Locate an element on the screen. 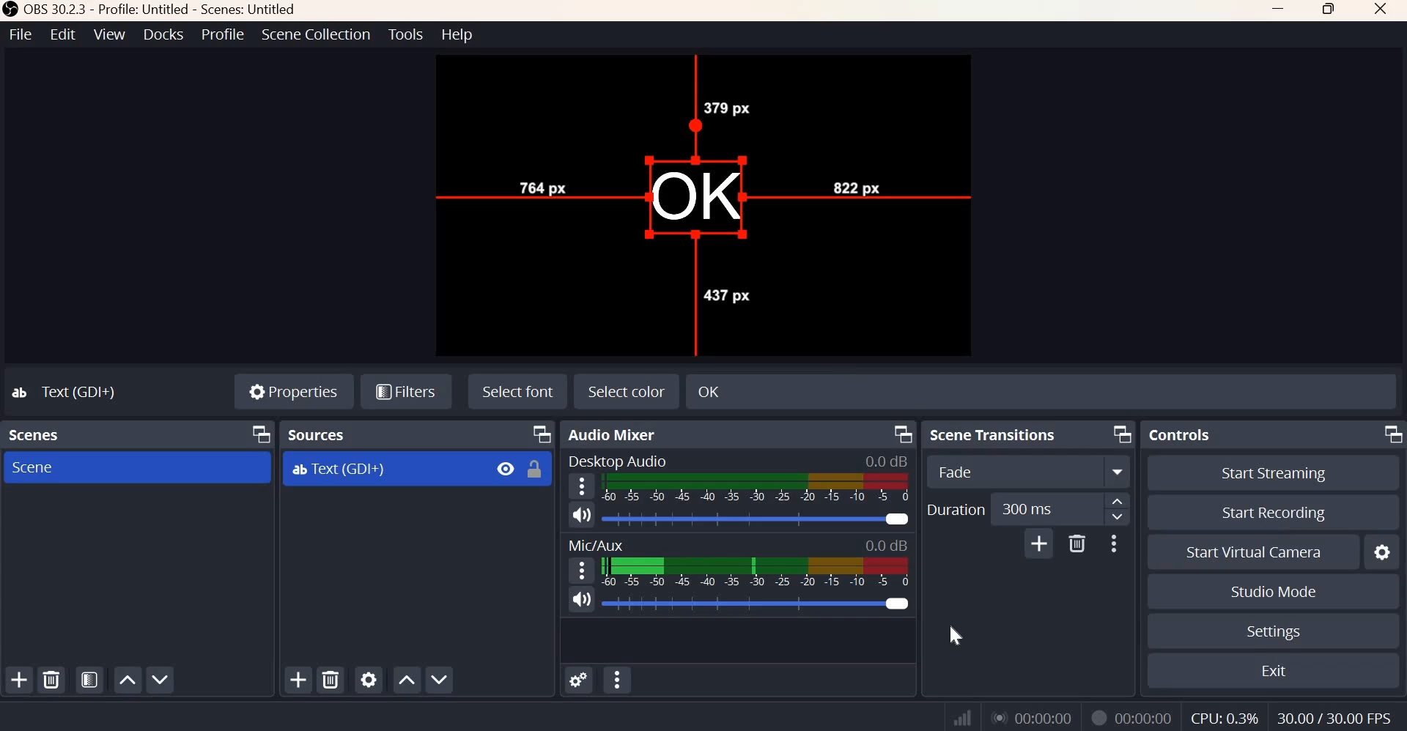 This screenshot has width=1407, height=731. Settings is located at coordinates (1273, 631).